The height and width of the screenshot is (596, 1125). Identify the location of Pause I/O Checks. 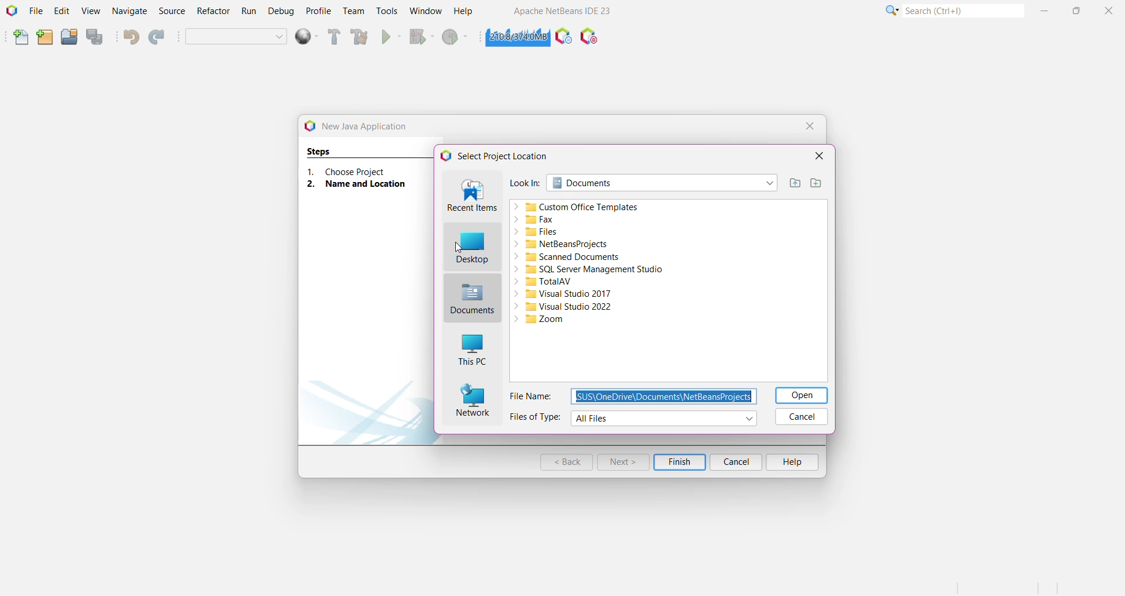
(590, 38).